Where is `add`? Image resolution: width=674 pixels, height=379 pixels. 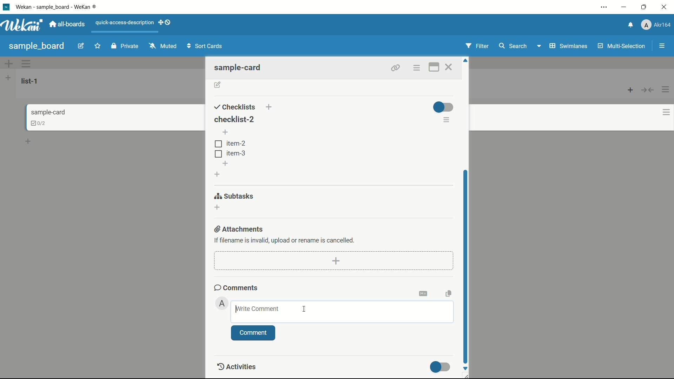 add is located at coordinates (29, 142).